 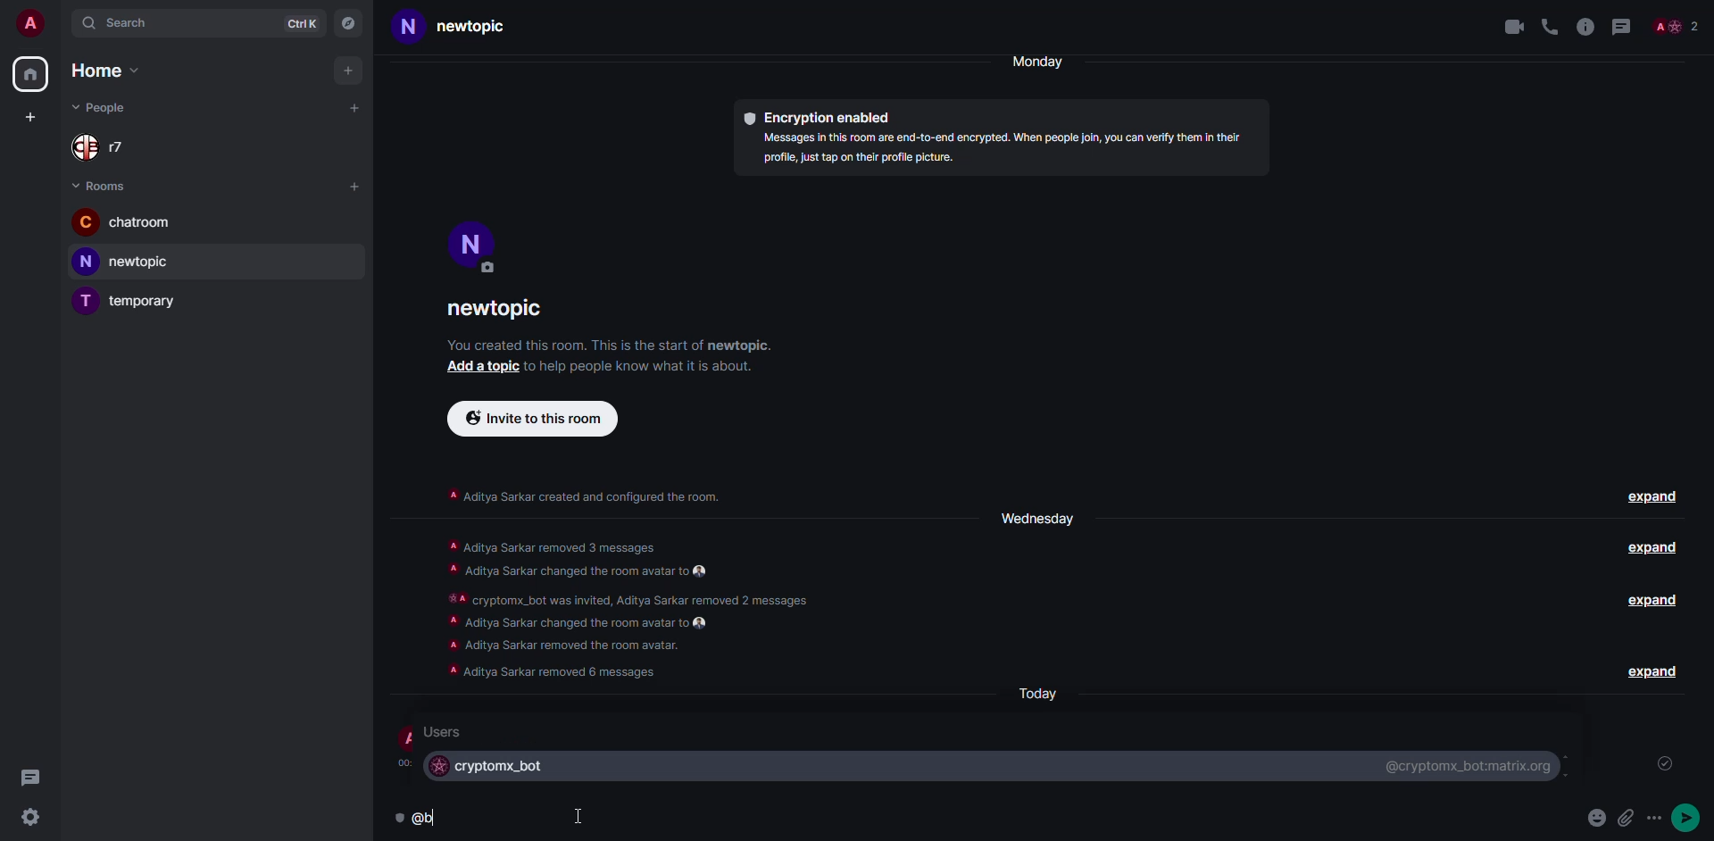 I want to click on day, so click(x=1045, y=62).